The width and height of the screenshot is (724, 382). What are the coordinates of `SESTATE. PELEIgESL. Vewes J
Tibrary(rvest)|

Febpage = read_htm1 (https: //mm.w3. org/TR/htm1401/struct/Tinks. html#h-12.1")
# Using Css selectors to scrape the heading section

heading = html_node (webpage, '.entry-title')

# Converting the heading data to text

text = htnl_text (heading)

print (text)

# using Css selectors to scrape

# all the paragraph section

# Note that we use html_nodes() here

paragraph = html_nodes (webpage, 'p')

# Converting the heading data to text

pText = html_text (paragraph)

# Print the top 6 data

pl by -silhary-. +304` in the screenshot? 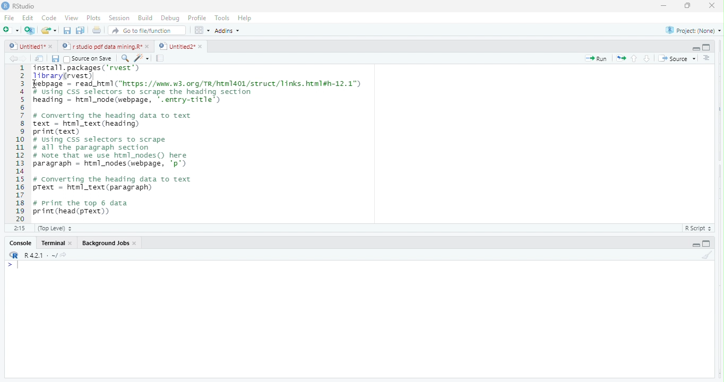 It's located at (234, 142).